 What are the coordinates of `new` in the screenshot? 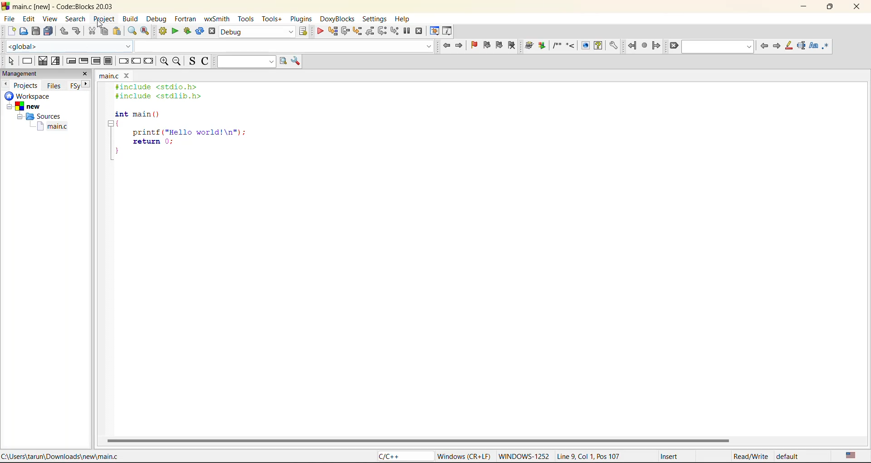 It's located at (36, 106).